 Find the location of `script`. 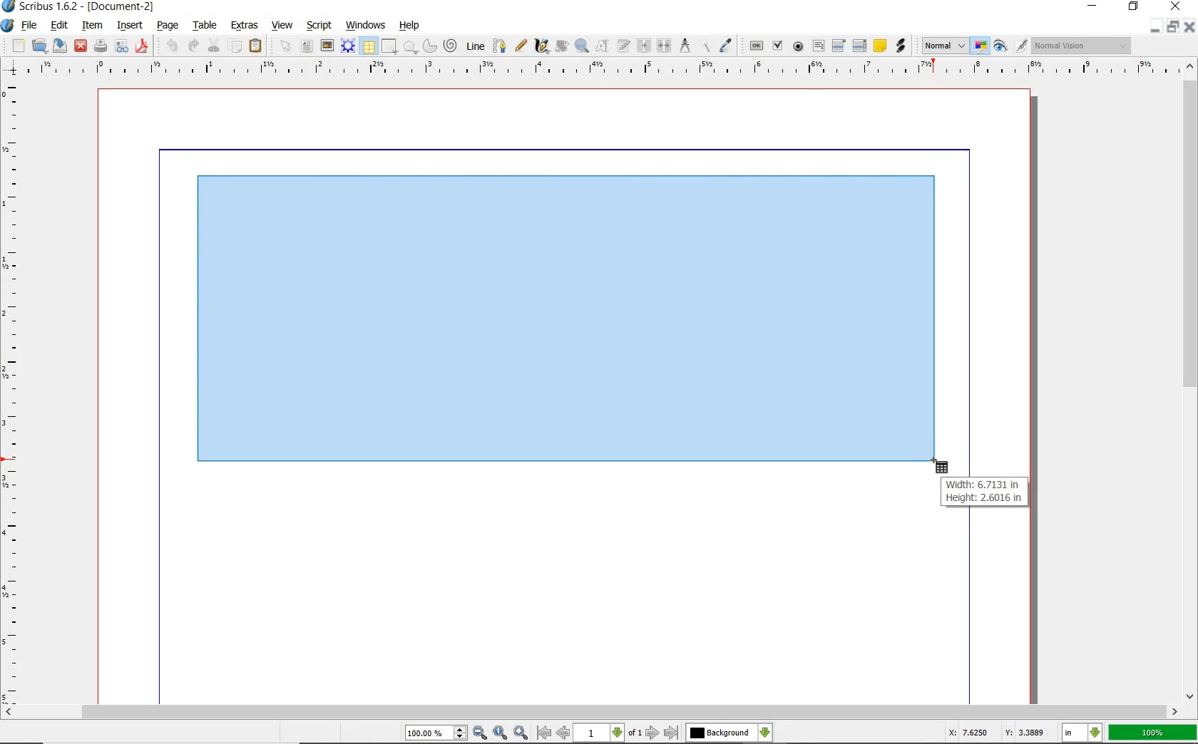

script is located at coordinates (319, 26).